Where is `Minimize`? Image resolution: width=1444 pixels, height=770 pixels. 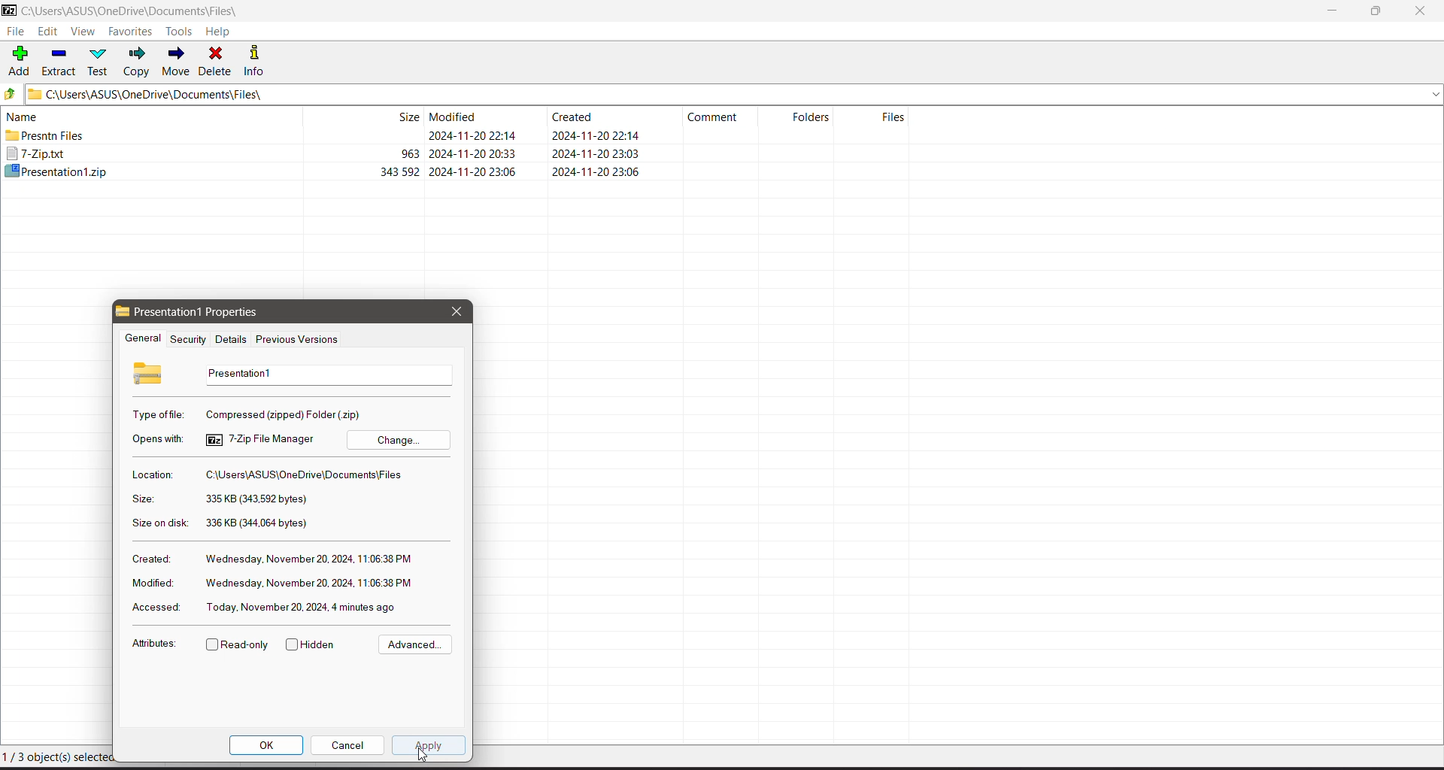
Minimize is located at coordinates (1333, 11).